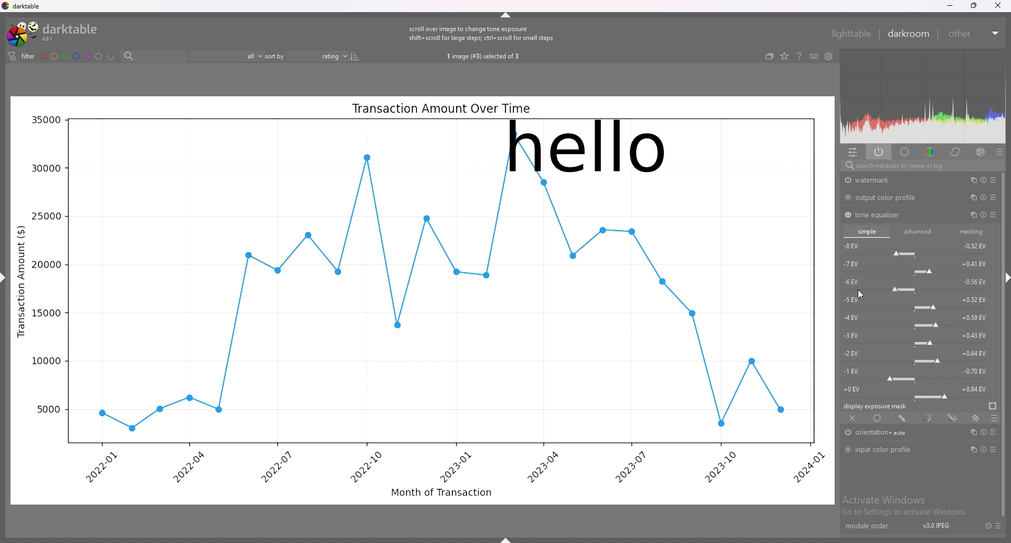 This screenshot has height=543, width=1011. I want to click on 1 image (#3) selected of 3, so click(483, 57).